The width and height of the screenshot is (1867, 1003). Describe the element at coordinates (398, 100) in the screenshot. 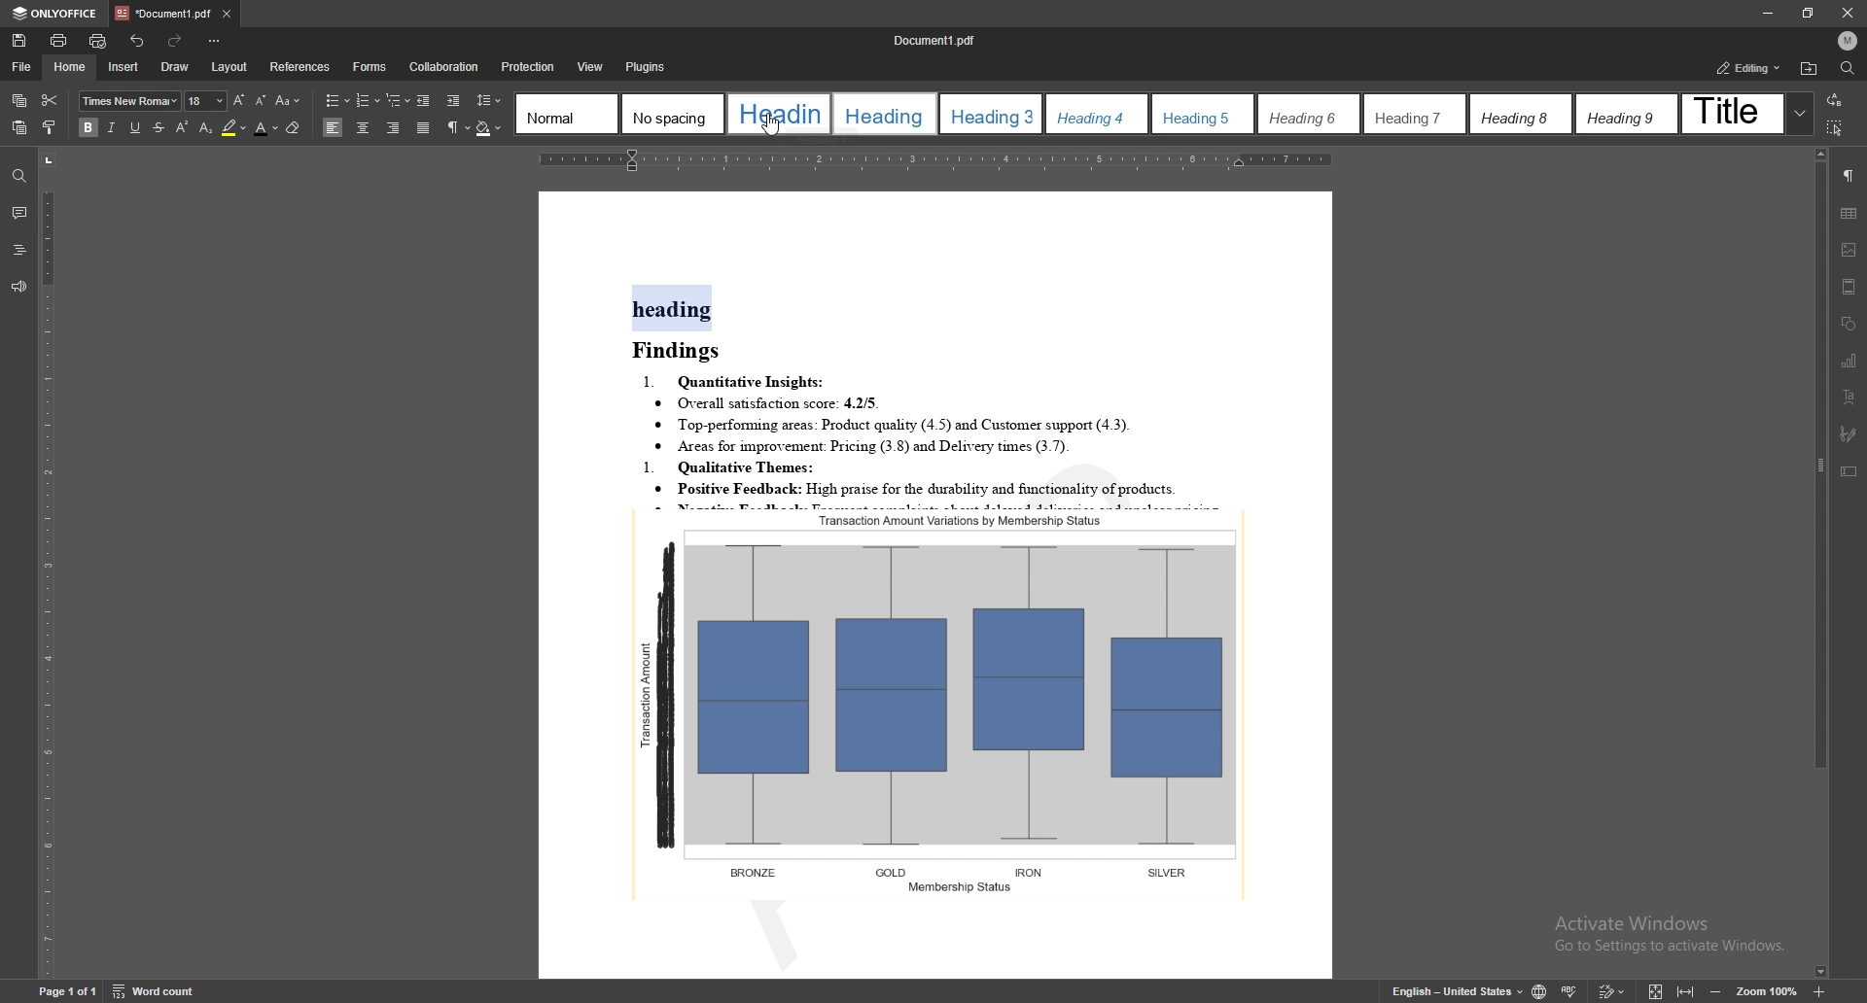

I see `multilevel list` at that location.